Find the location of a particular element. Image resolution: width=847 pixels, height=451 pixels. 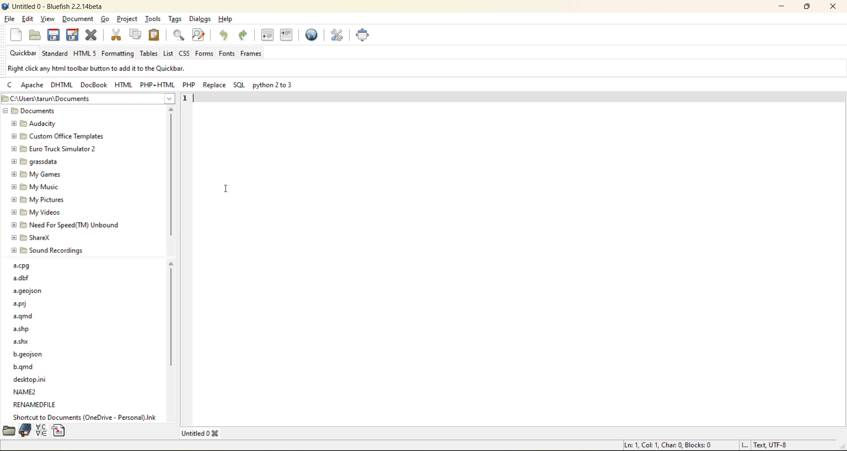

sound recordings is located at coordinates (48, 251).